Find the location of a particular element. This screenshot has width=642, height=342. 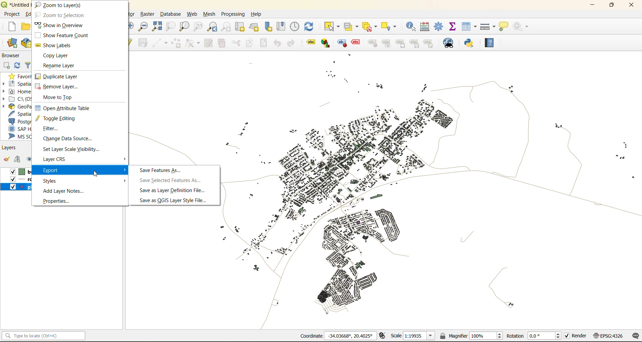

refresh is located at coordinates (312, 25).